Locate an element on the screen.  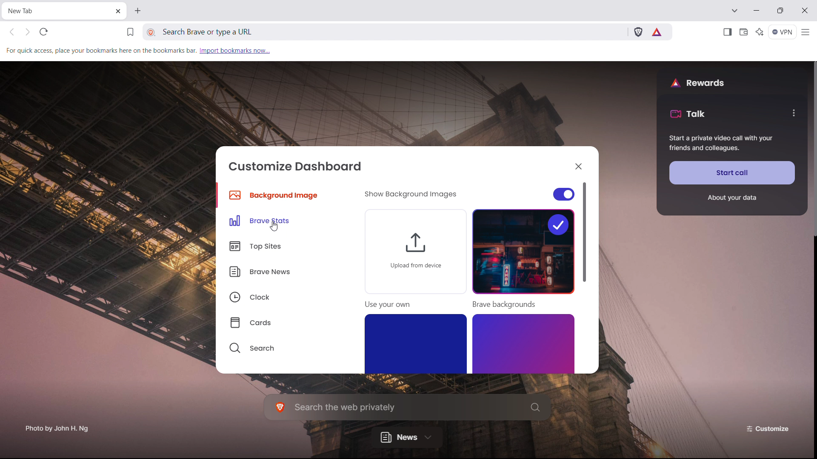
open sidebar is located at coordinates (727, 32).